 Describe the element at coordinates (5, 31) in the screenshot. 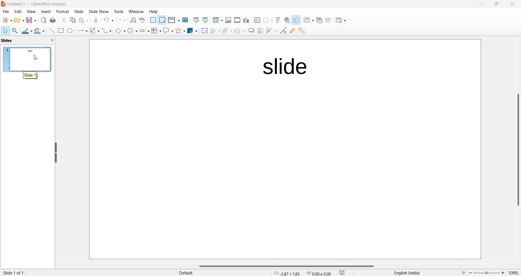

I see `Cursor` at that location.